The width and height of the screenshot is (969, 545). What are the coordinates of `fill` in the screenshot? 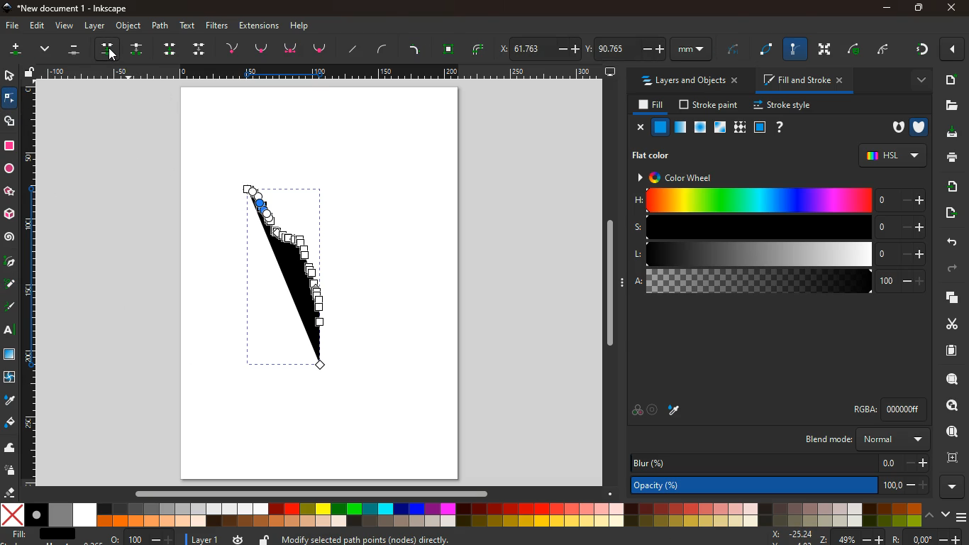 It's located at (648, 105).